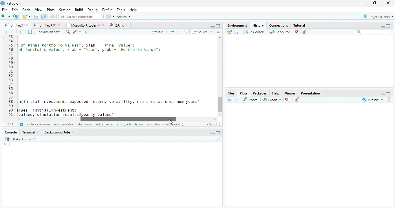 This screenshot has width=395, height=208. Describe the element at coordinates (13, 32) in the screenshot. I see `next source location` at that location.